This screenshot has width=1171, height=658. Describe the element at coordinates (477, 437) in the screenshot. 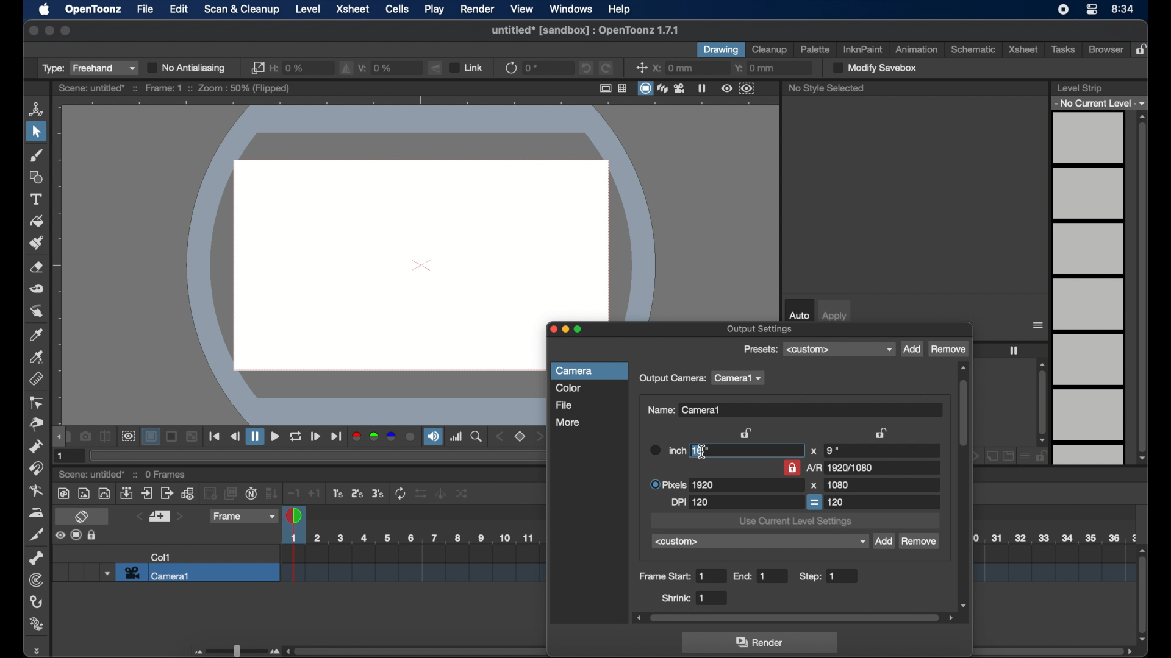

I see `zoom` at that location.